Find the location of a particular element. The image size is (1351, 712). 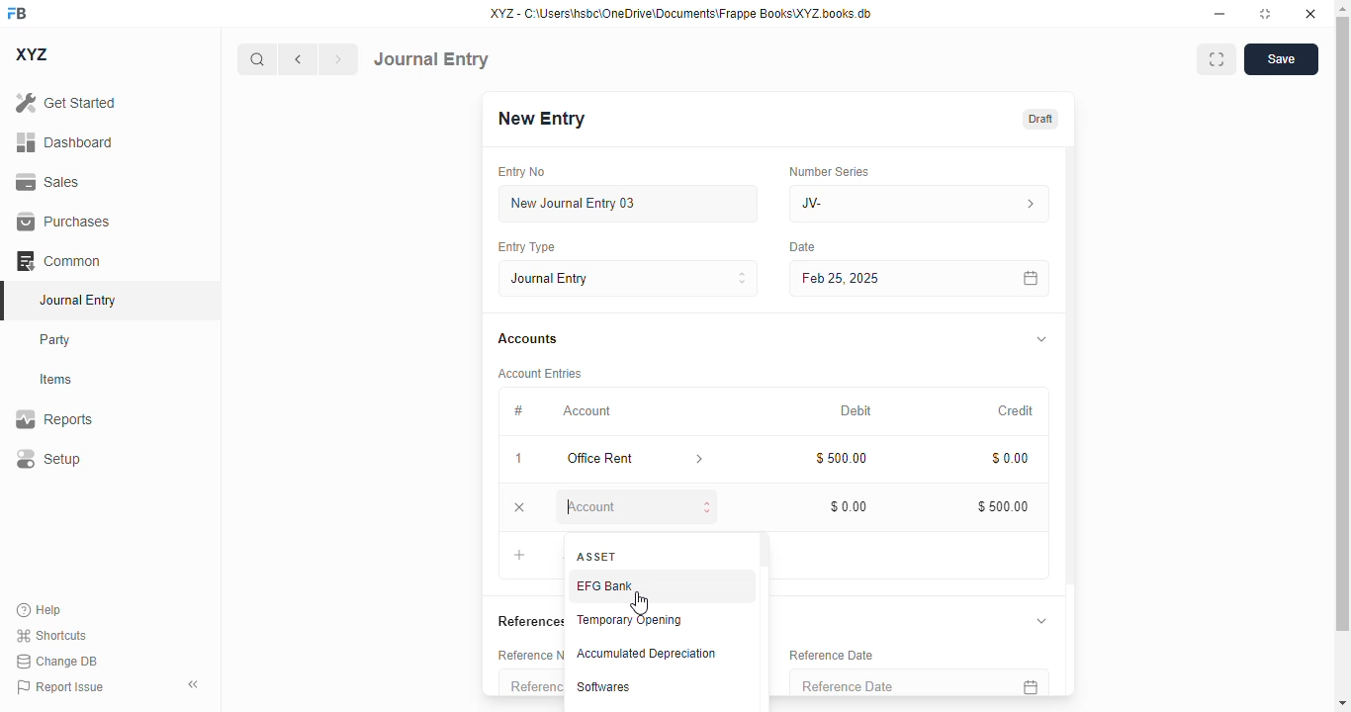

entry type is located at coordinates (530, 246).